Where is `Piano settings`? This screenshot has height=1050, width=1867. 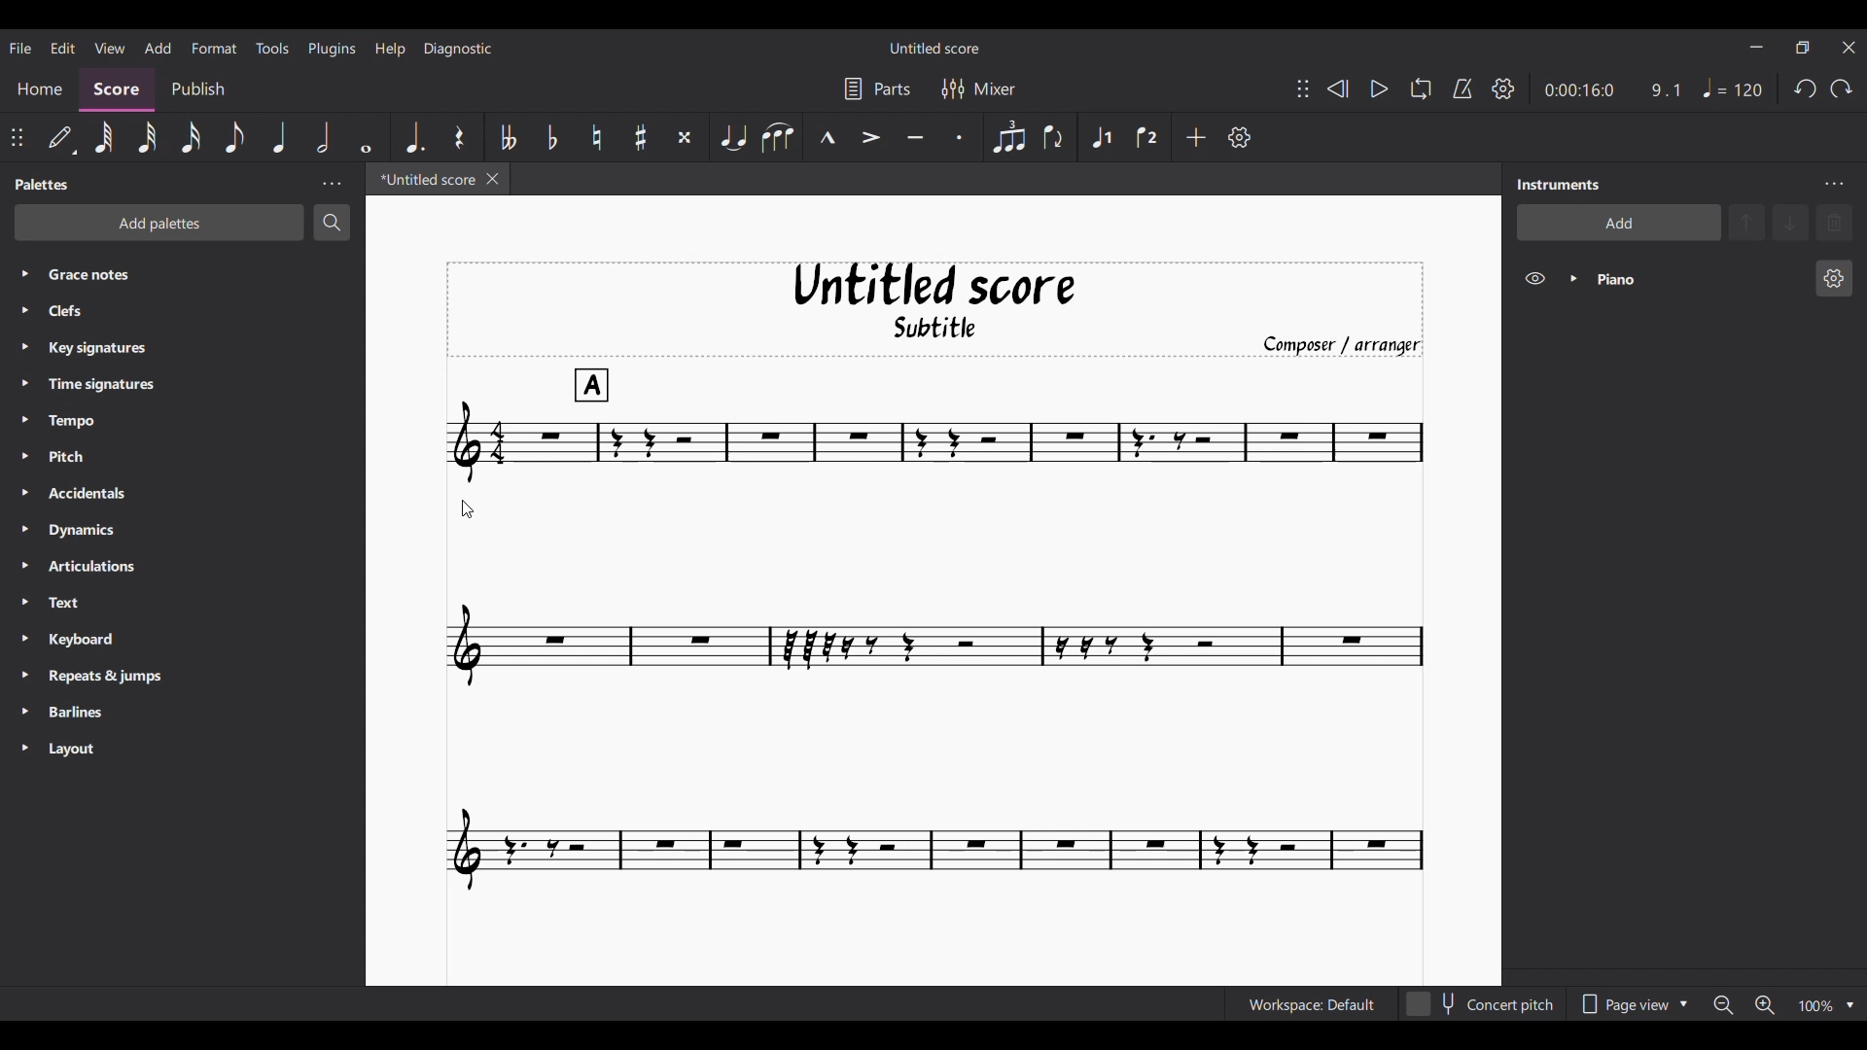
Piano settings is located at coordinates (1834, 278).